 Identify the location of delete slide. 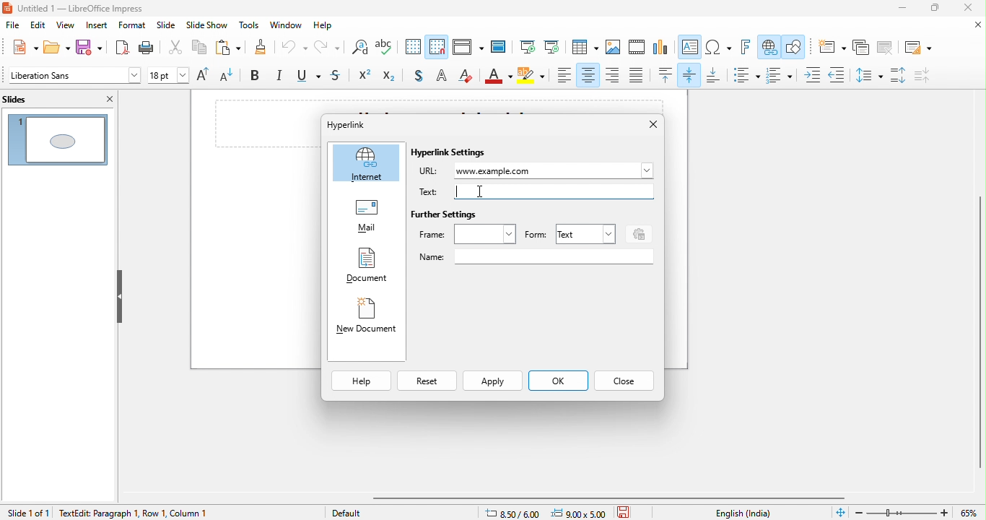
(885, 48).